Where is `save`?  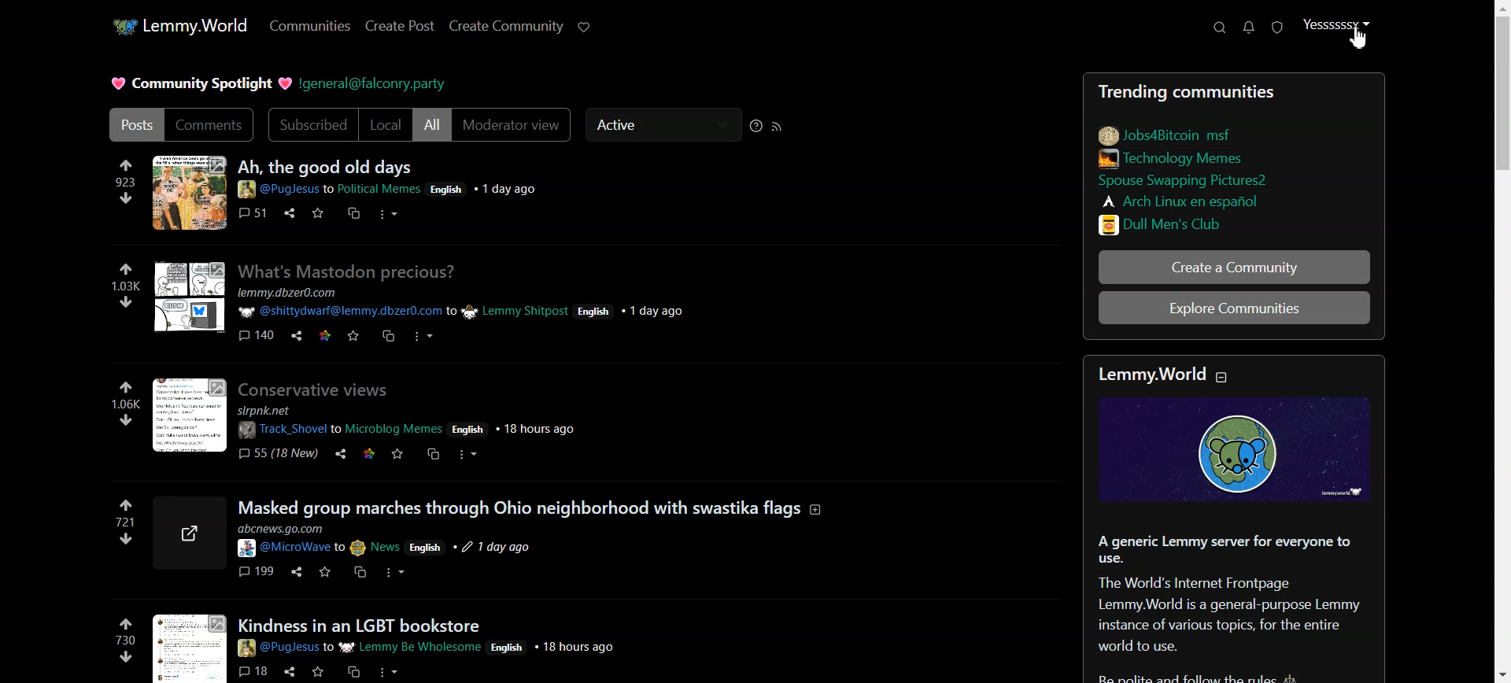
save is located at coordinates (355, 334).